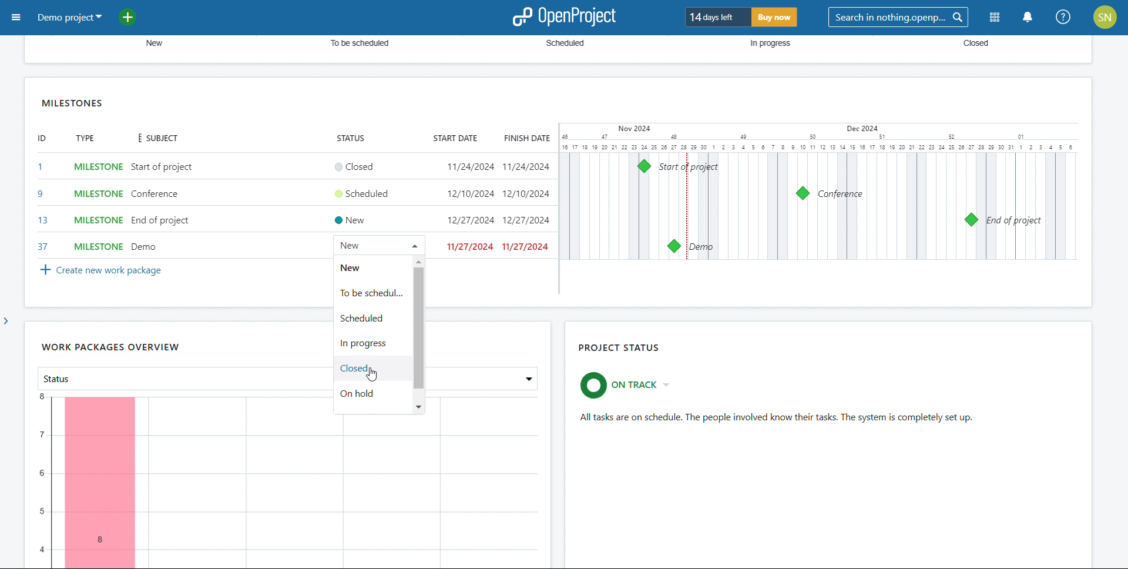  Describe the element at coordinates (371, 369) in the screenshot. I see `closed` at that location.